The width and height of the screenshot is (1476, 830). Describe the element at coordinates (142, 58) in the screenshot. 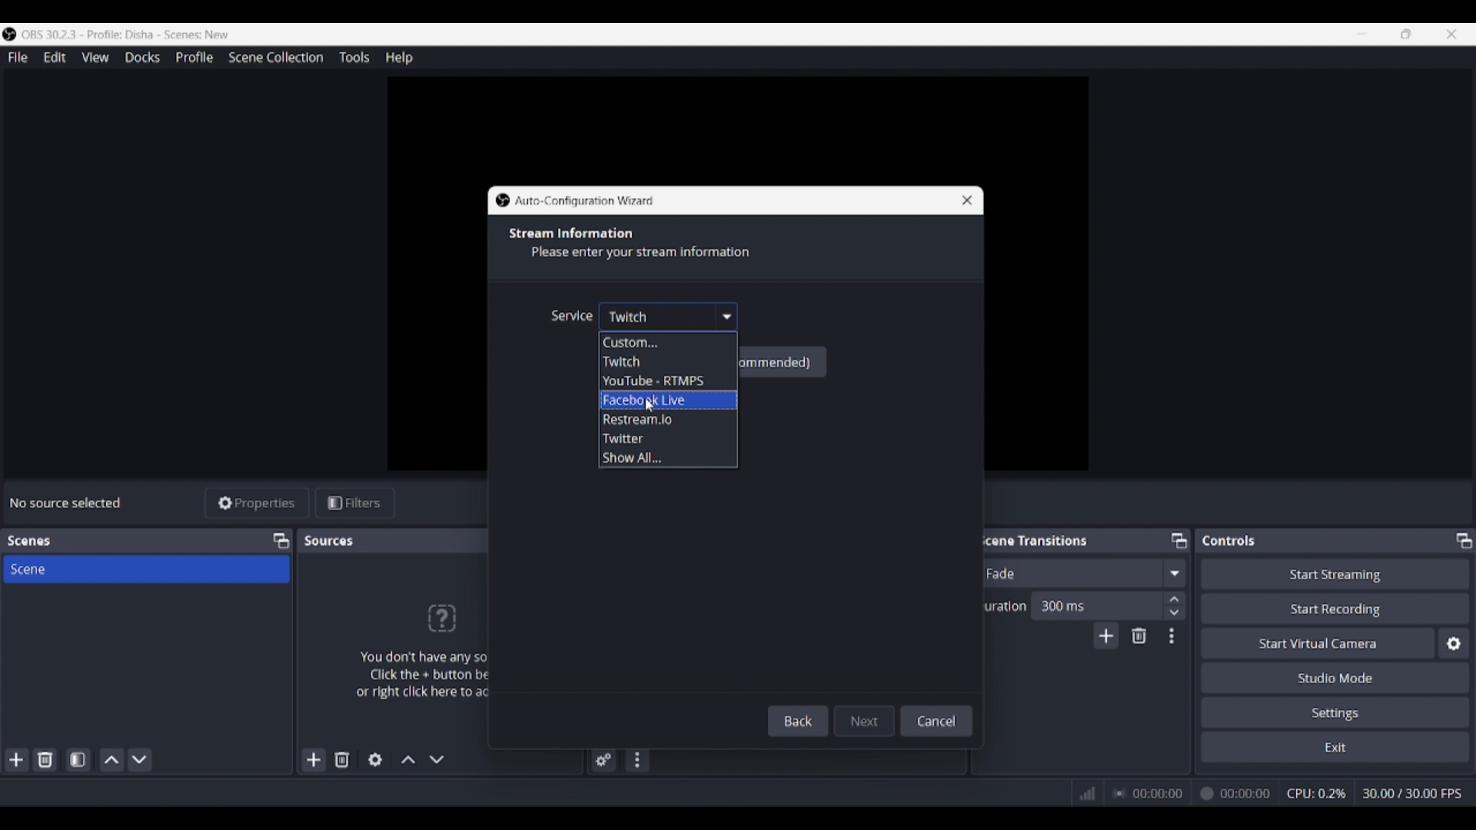

I see `Docks menu` at that location.